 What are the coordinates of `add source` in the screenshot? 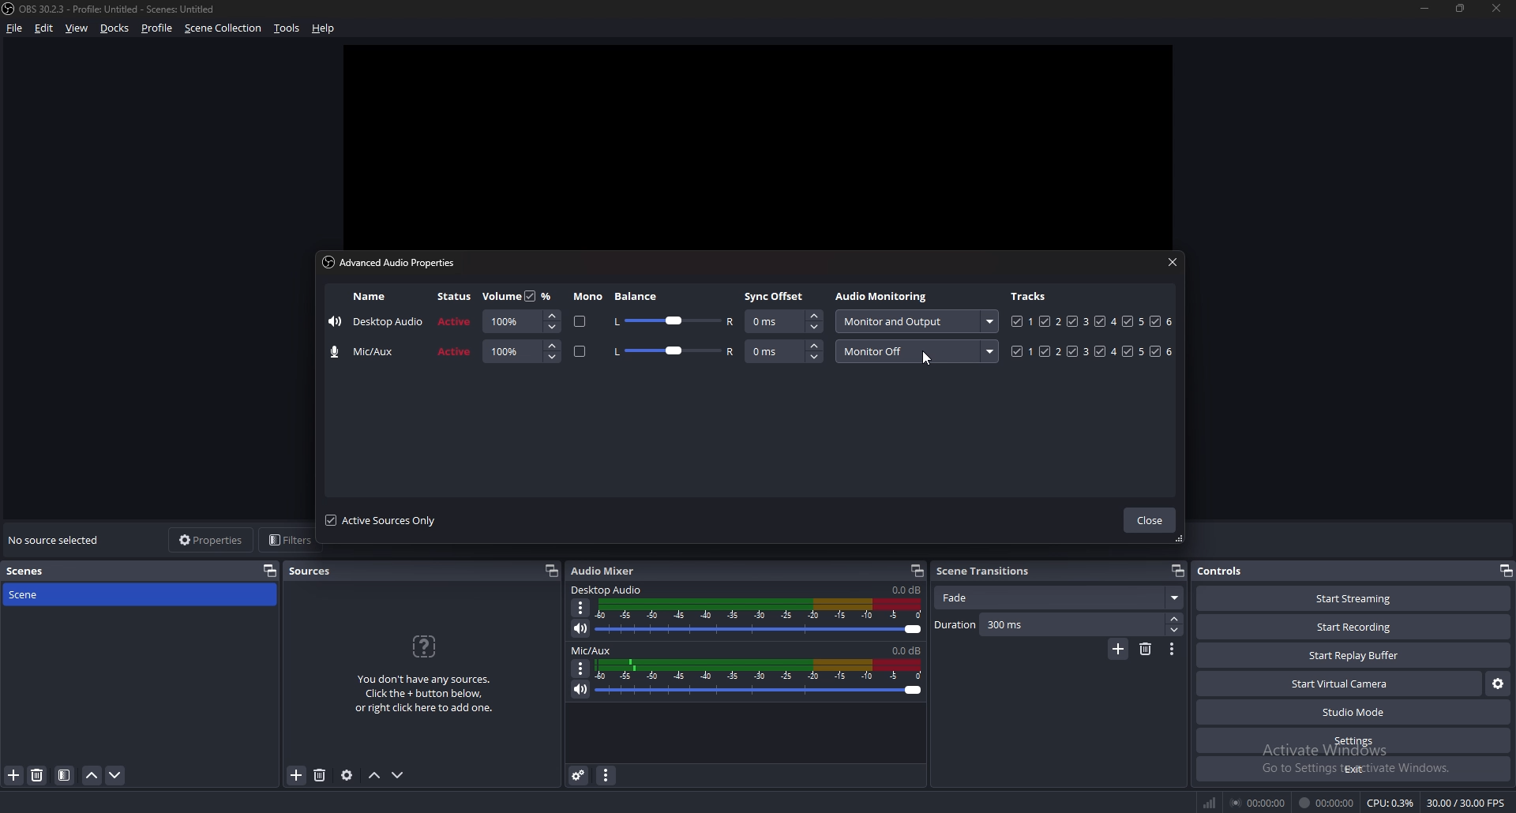 It's located at (297, 775).